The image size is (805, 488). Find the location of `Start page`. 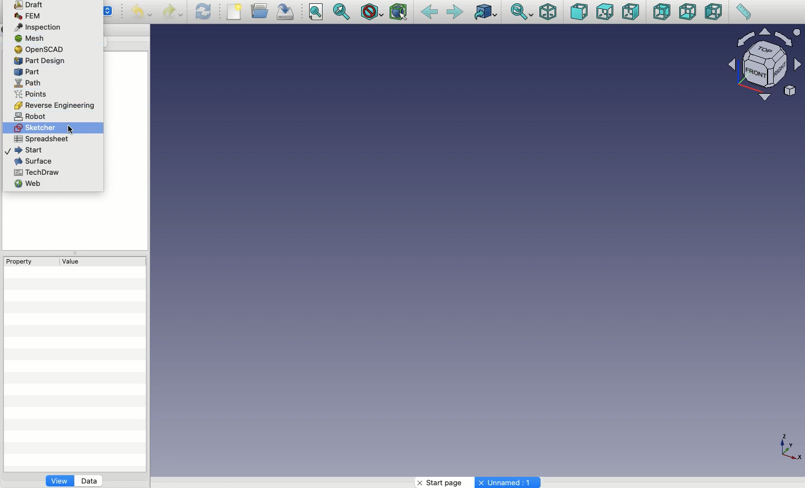

Start page is located at coordinates (442, 482).